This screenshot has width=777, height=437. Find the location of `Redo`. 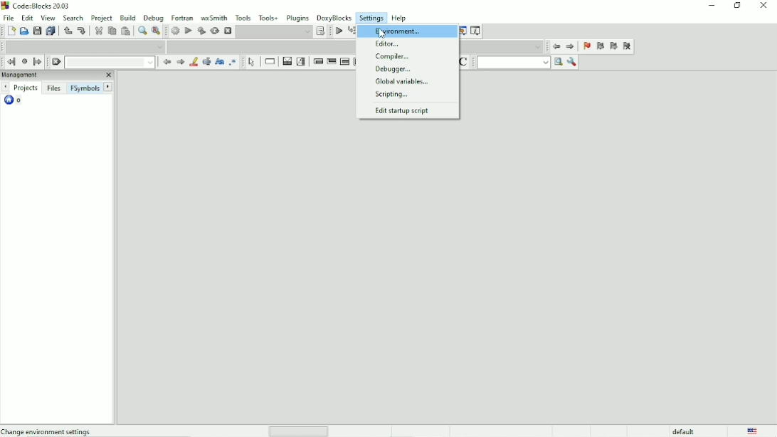

Redo is located at coordinates (82, 31).